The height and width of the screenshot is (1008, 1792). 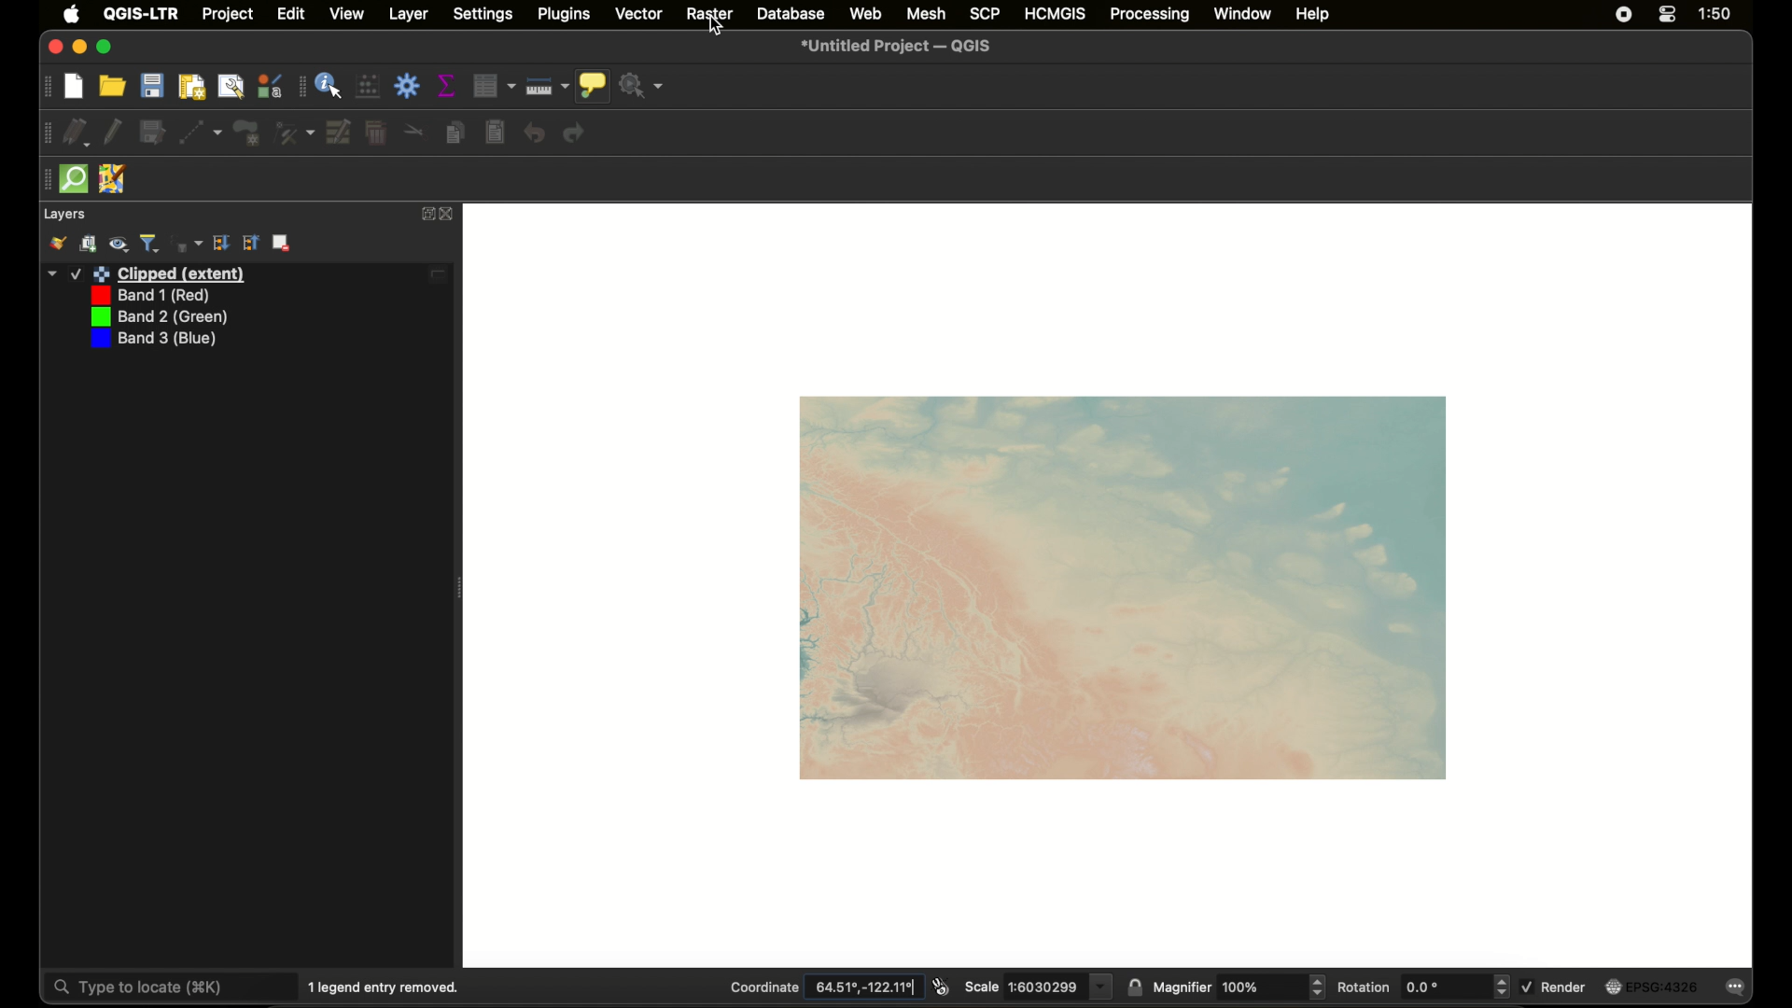 What do you see at coordinates (152, 85) in the screenshot?
I see `save` at bounding box center [152, 85].